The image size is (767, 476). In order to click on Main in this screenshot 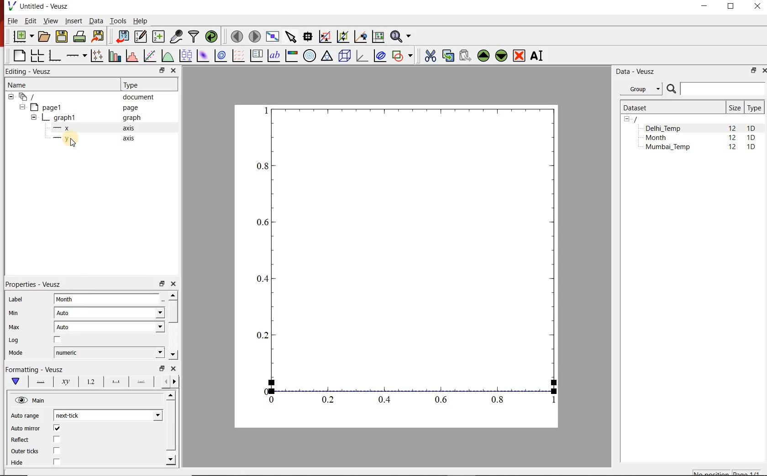, I will do `click(31, 400)`.